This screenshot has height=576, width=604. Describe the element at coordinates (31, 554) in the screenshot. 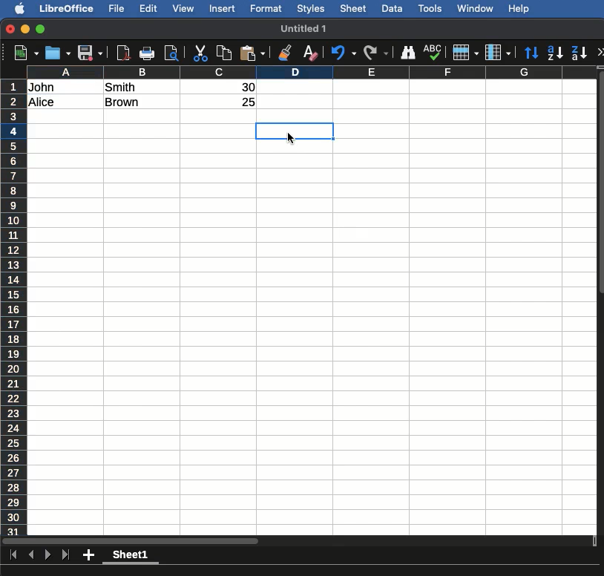

I see `Previous sheet` at that location.